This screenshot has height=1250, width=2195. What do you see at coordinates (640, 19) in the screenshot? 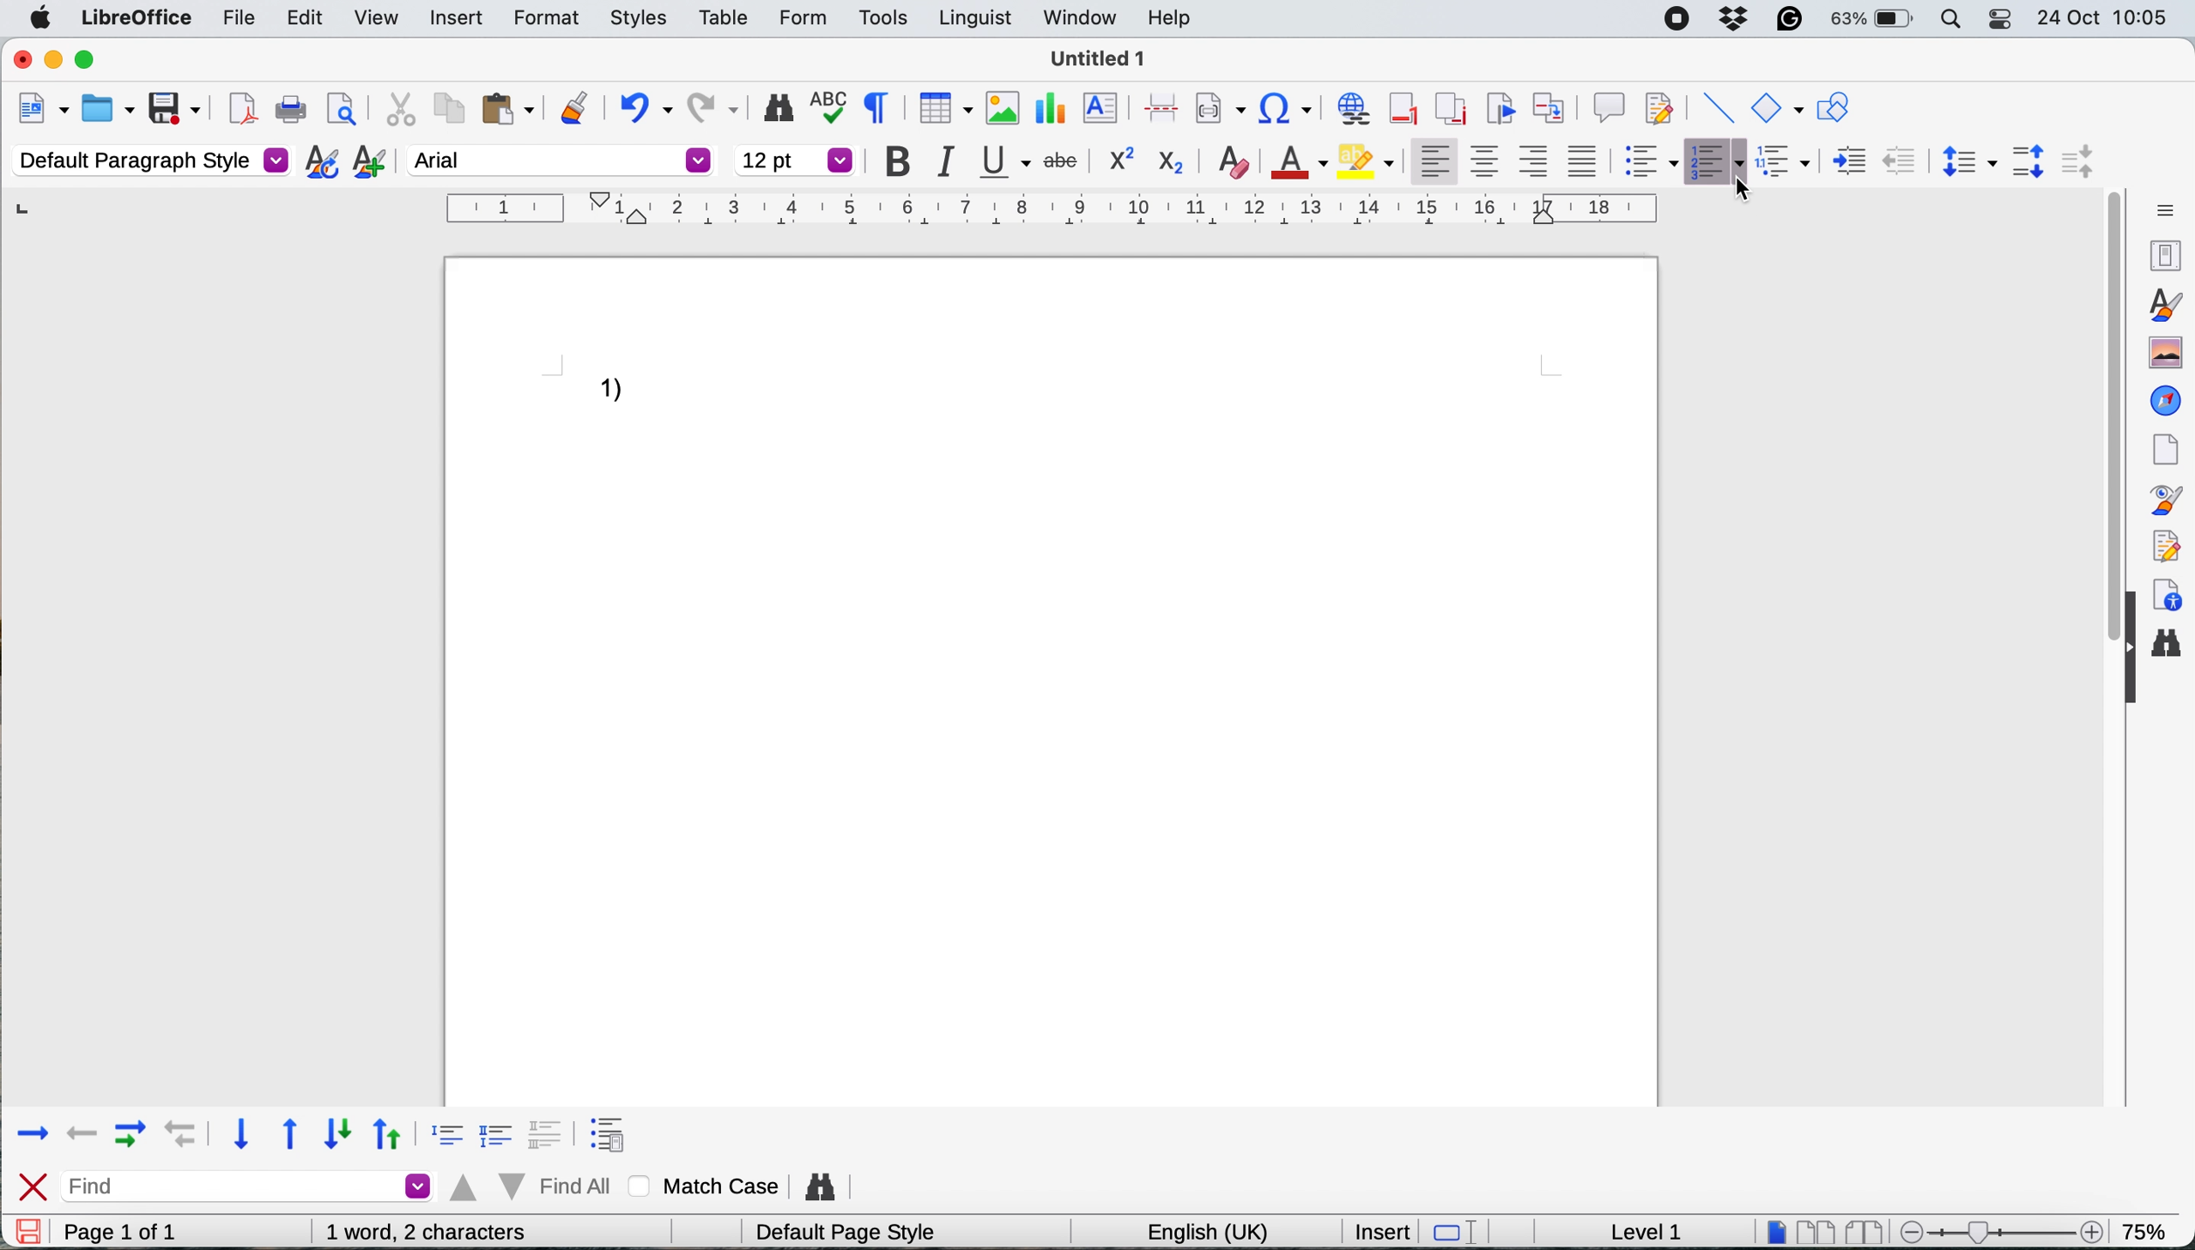
I see `styles` at bounding box center [640, 19].